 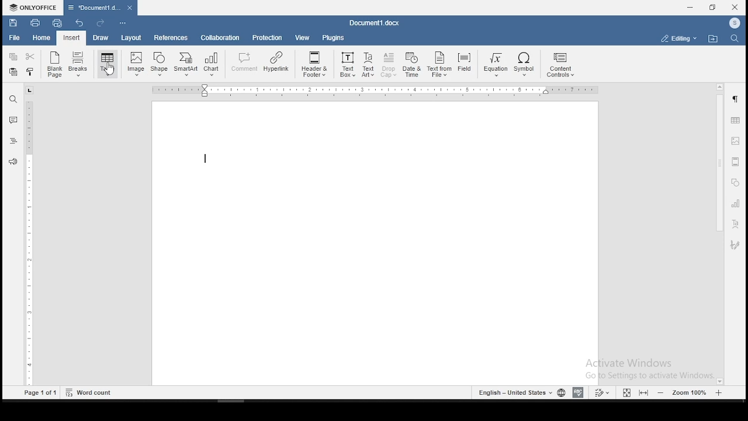 What do you see at coordinates (526, 65) in the screenshot?
I see `Symbol` at bounding box center [526, 65].